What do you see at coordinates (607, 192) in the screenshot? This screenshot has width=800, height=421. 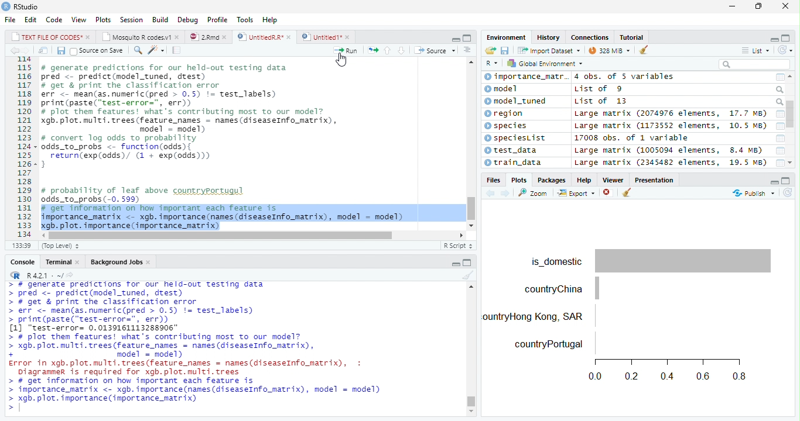 I see `Delete` at bounding box center [607, 192].